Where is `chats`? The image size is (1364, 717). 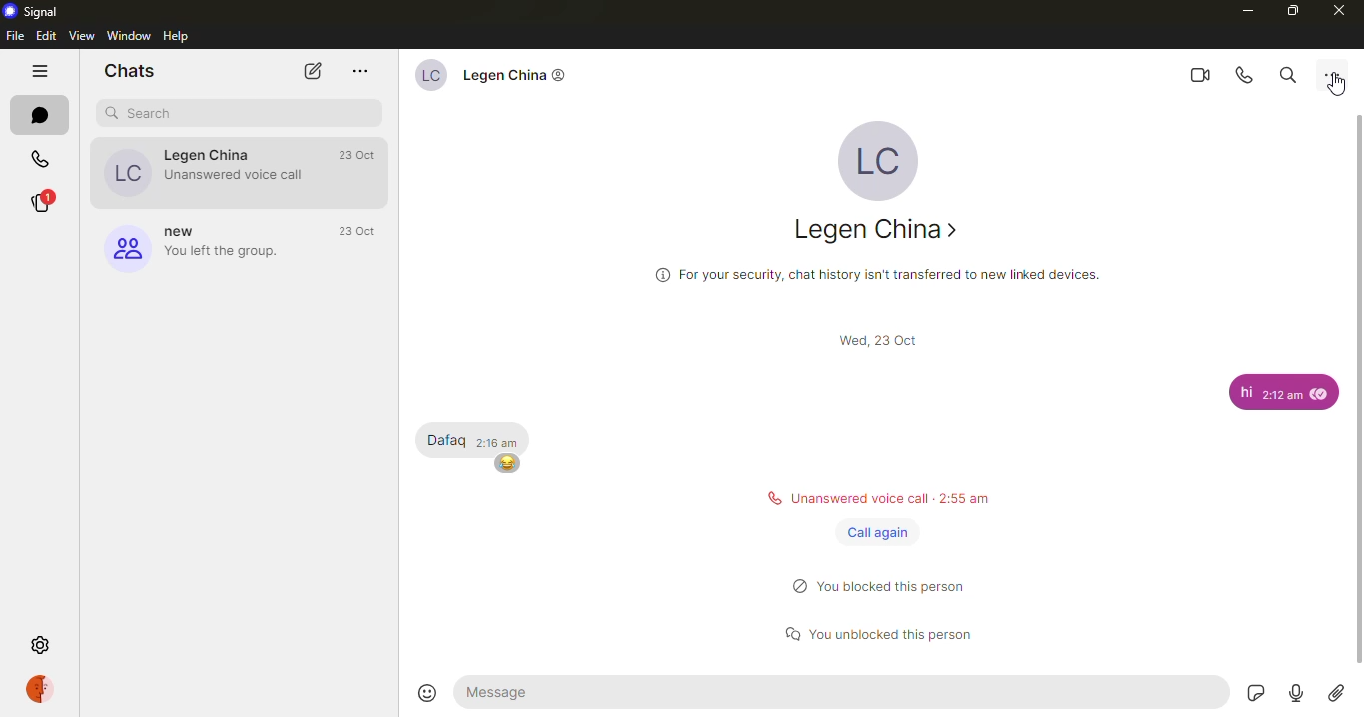
chats is located at coordinates (40, 115).